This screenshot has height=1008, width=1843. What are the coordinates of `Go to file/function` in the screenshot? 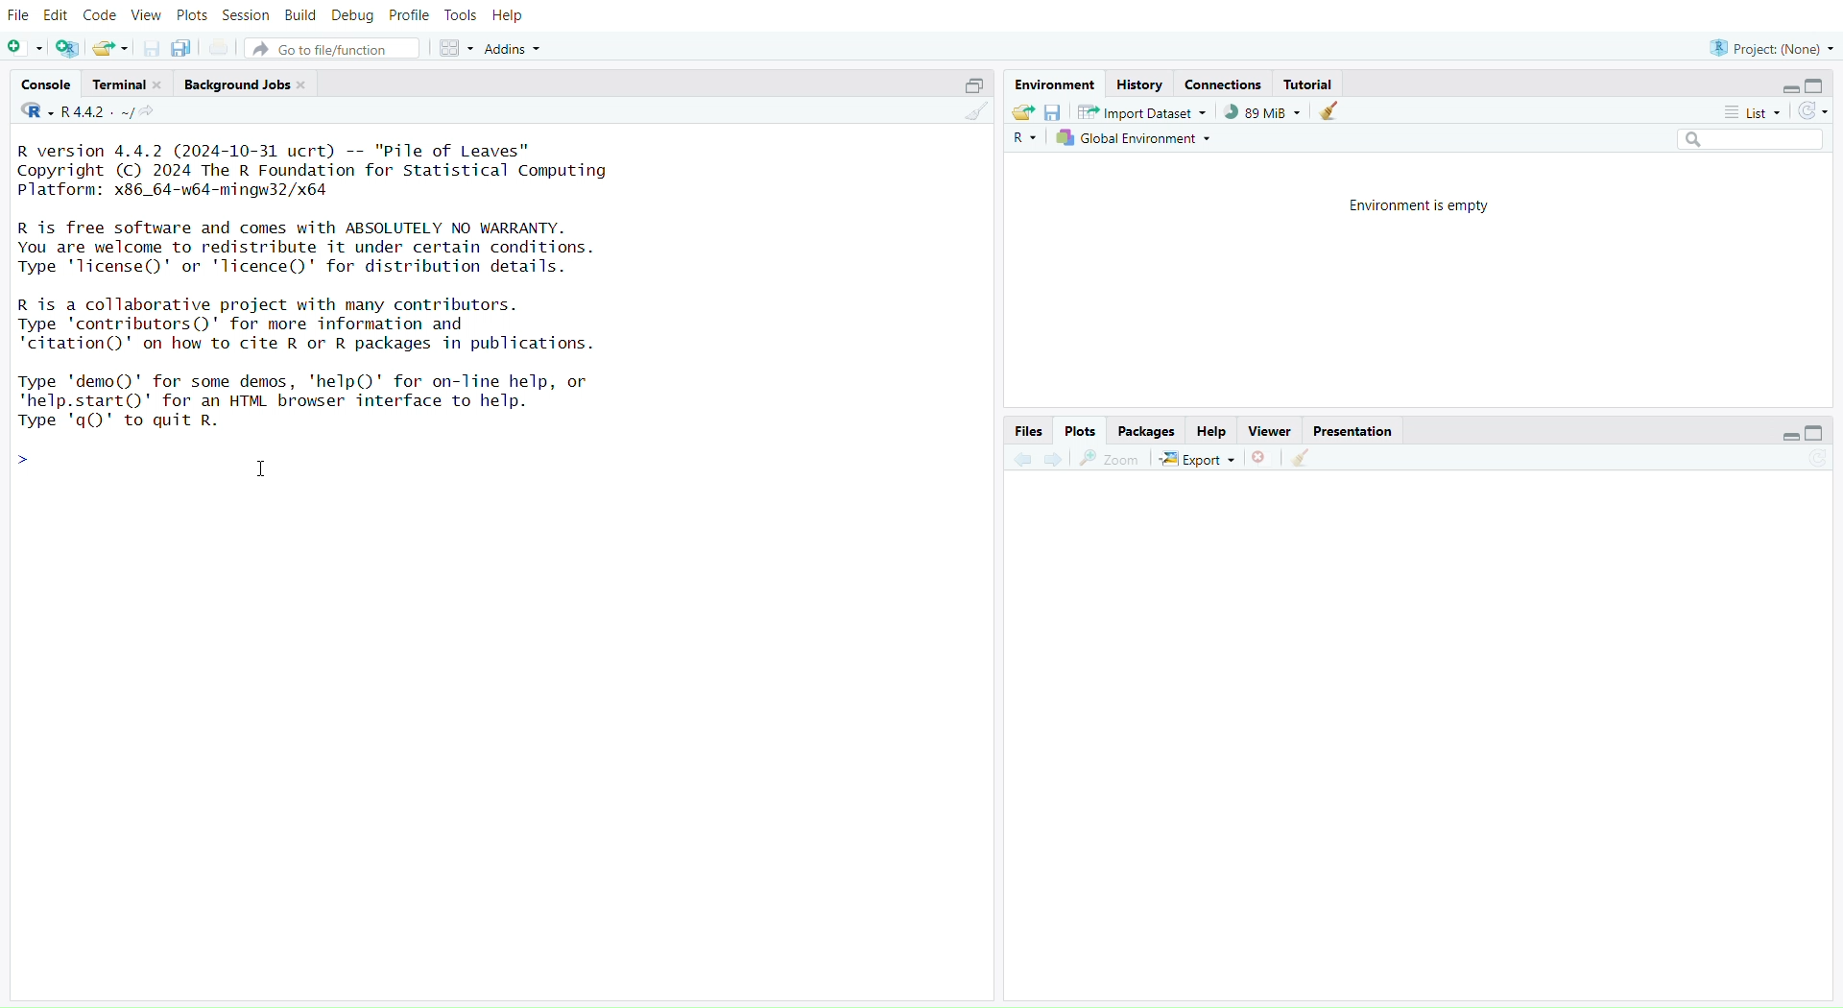 It's located at (332, 48).